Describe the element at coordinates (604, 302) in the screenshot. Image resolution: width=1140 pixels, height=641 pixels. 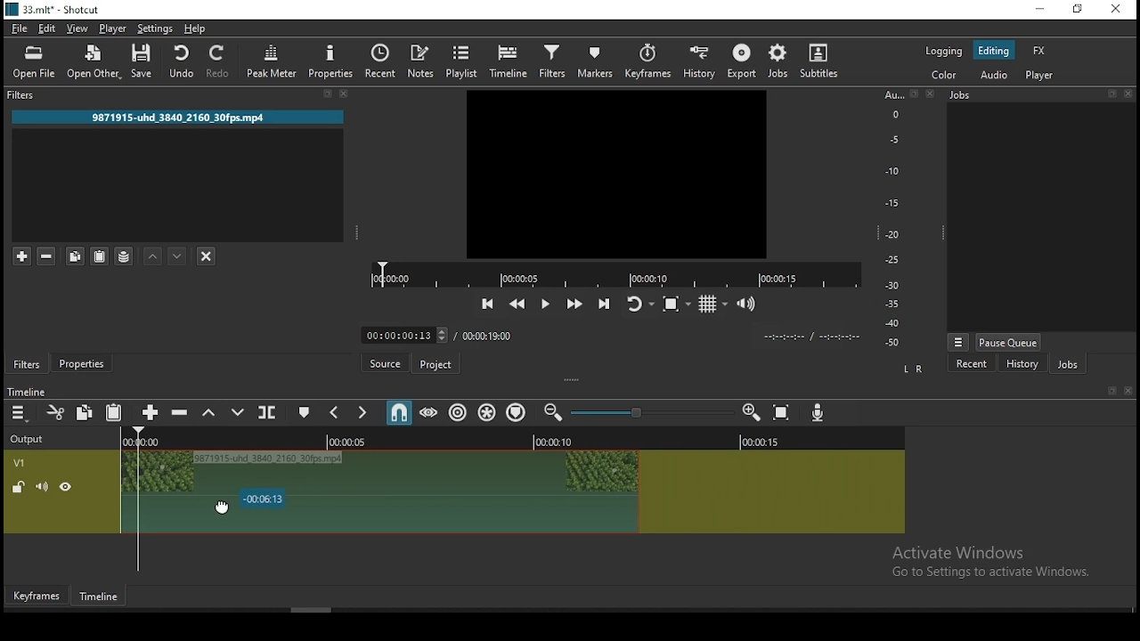
I see `skip to next point` at that location.